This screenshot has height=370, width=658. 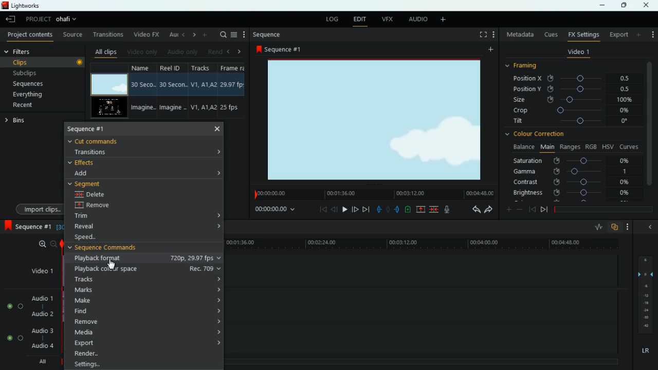 What do you see at coordinates (147, 343) in the screenshot?
I see `export` at bounding box center [147, 343].